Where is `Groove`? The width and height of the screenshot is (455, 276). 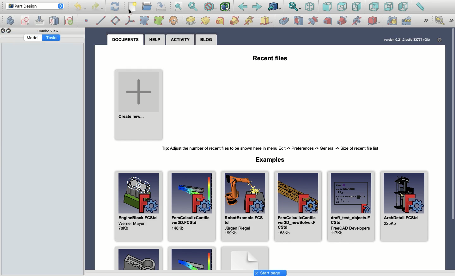
Groove is located at coordinates (313, 21).